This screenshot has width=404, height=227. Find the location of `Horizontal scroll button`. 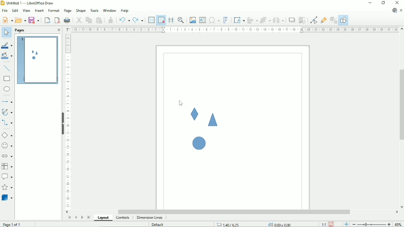

Horizontal scroll button is located at coordinates (397, 213).